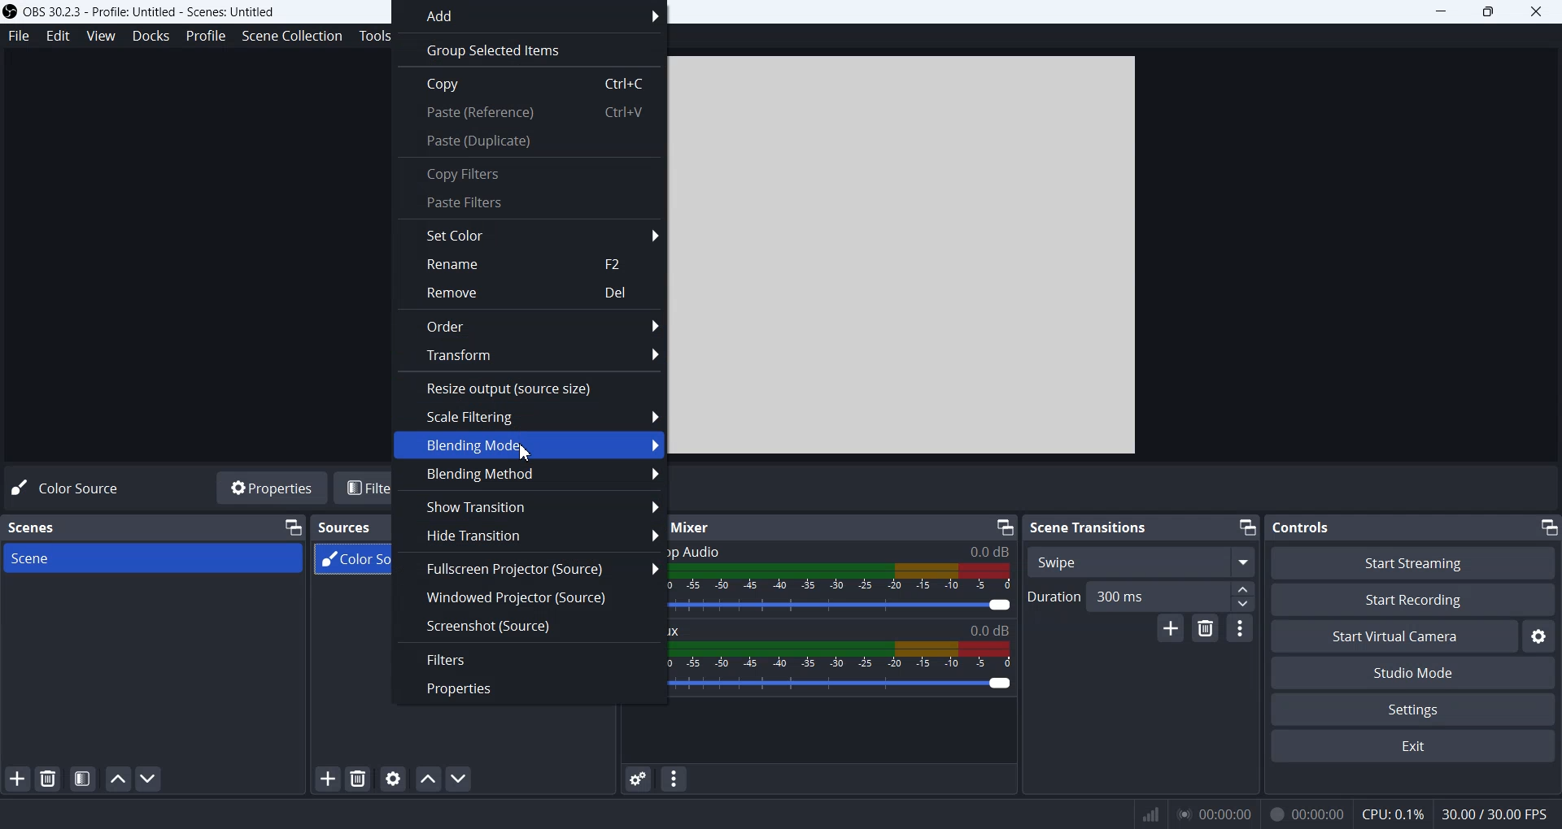 The width and height of the screenshot is (1562, 829). I want to click on Volume Indicator, so click(844, 578).